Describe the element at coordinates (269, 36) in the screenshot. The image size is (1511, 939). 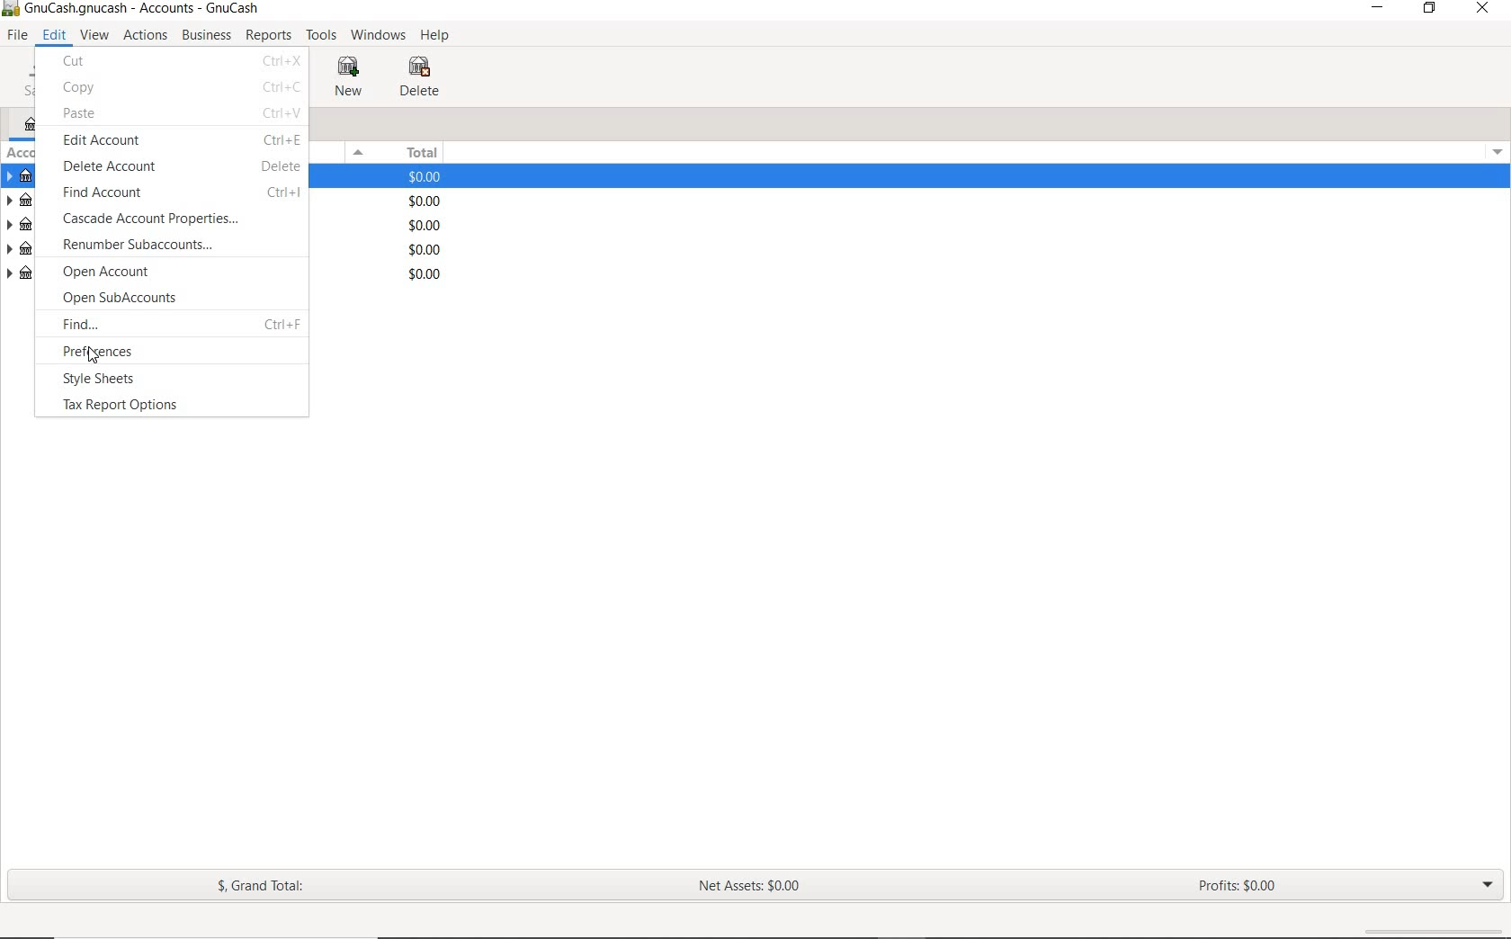
I see `REPORTS` at that location.